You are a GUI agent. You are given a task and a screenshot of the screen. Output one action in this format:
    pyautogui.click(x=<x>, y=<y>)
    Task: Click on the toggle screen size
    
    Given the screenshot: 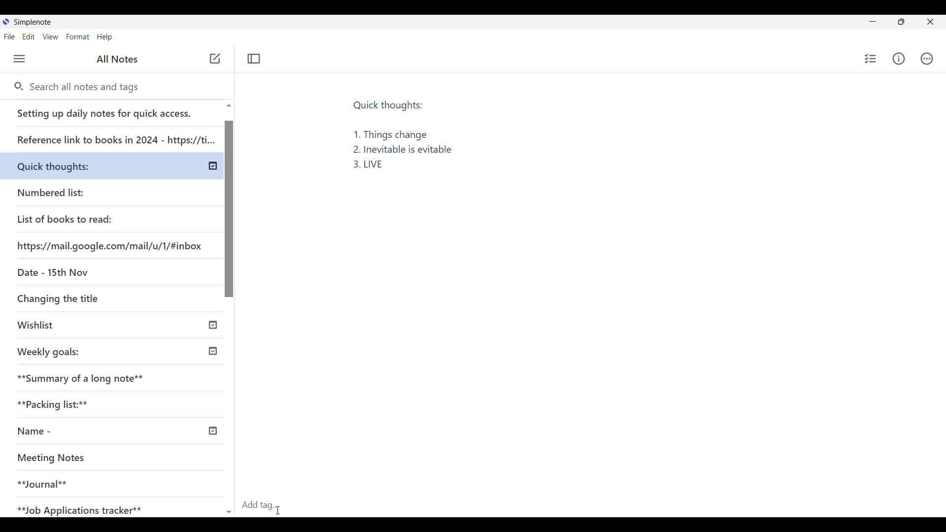 What is the action you would take?
    pyautogui.click(x=901, y=22)
    